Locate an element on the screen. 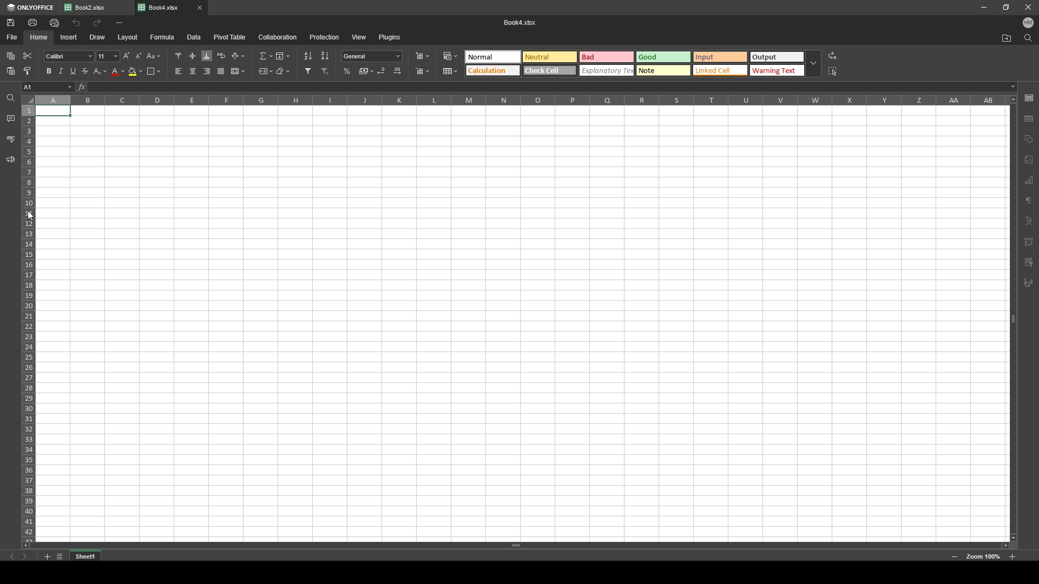  search is located at coordinates (9, 97).